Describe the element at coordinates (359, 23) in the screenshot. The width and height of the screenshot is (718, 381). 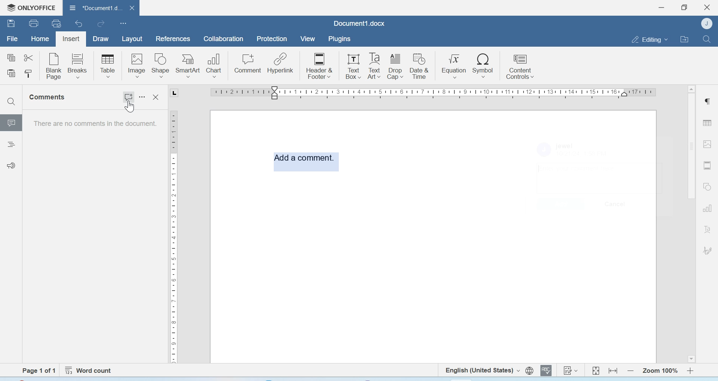
I see `Document1.docx` at that location.